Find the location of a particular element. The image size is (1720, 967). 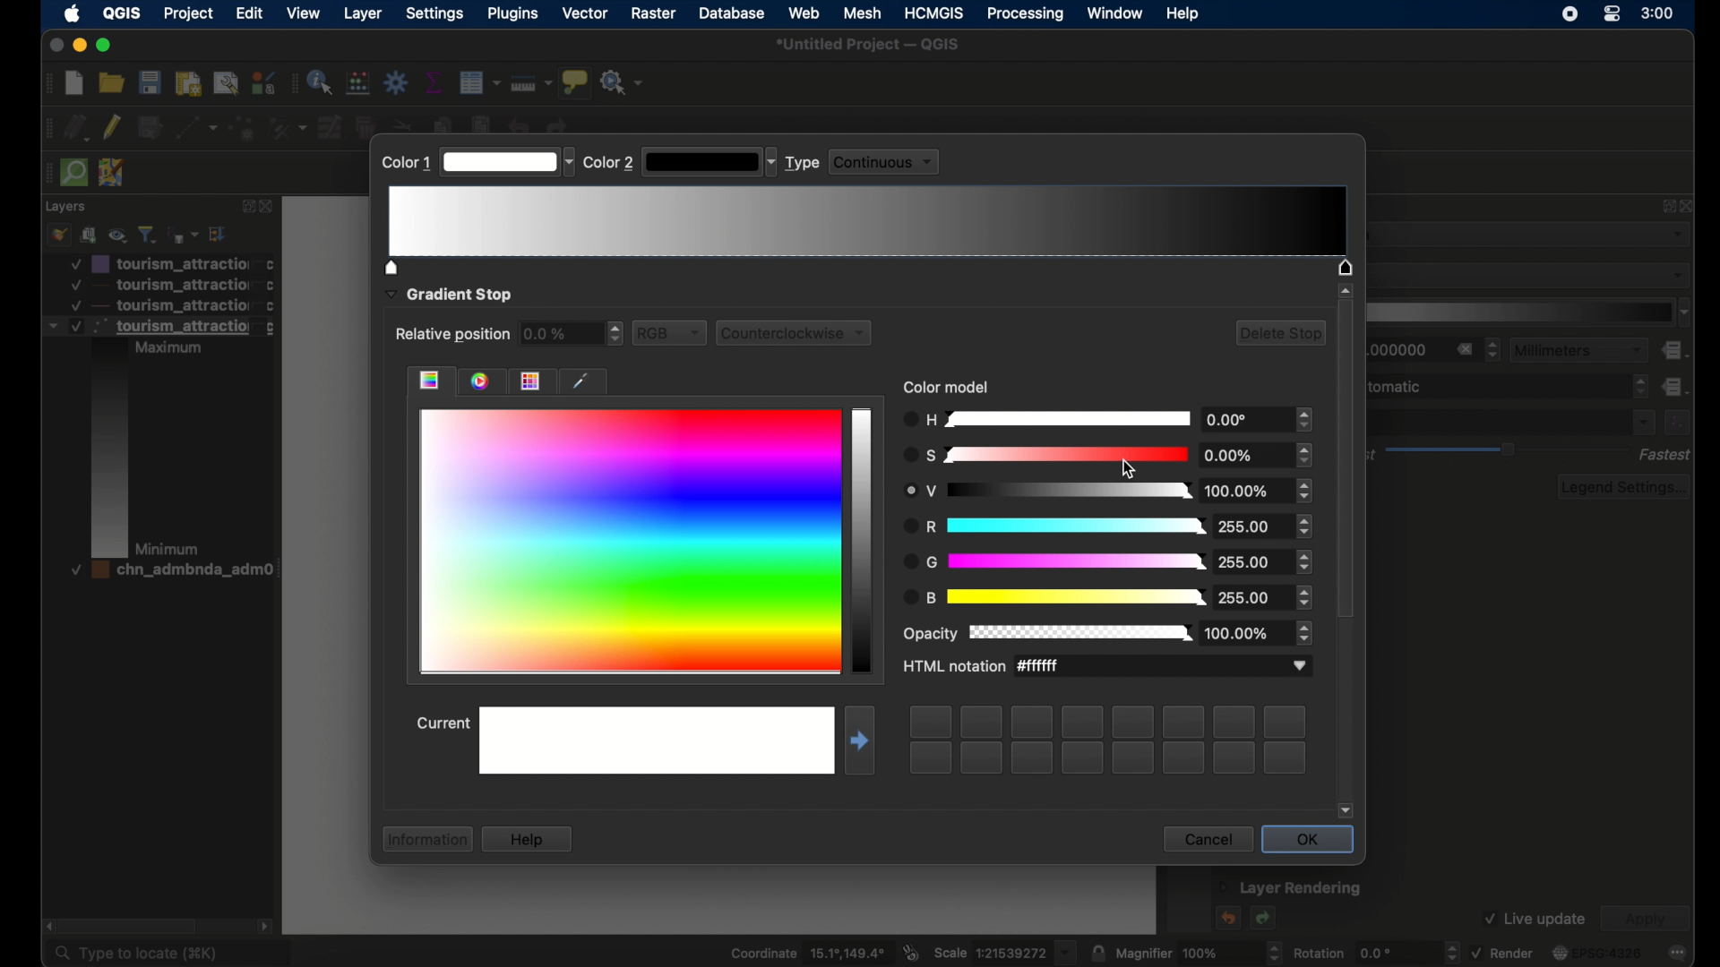

dropdown menu is located at coordinates (507, 161).